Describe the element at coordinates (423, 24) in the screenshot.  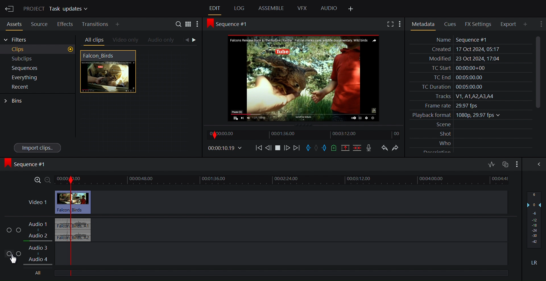
I see `Metadata Panel` at that location.